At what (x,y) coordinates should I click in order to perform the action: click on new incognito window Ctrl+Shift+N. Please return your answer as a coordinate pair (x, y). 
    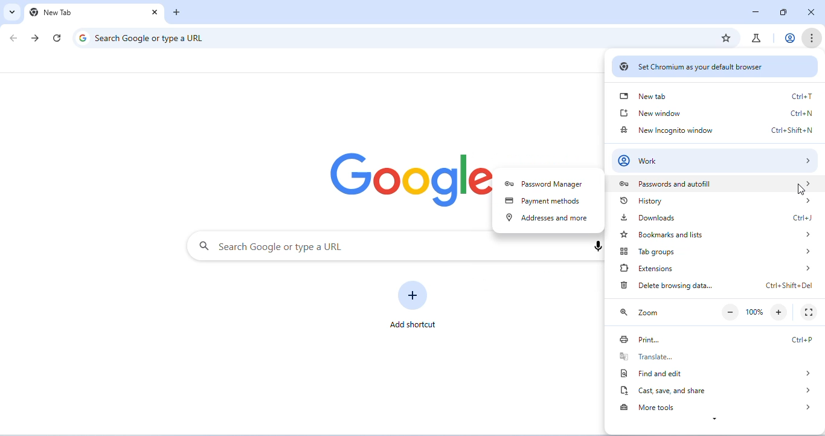
    Looking at the image, I should click on (716, 130).